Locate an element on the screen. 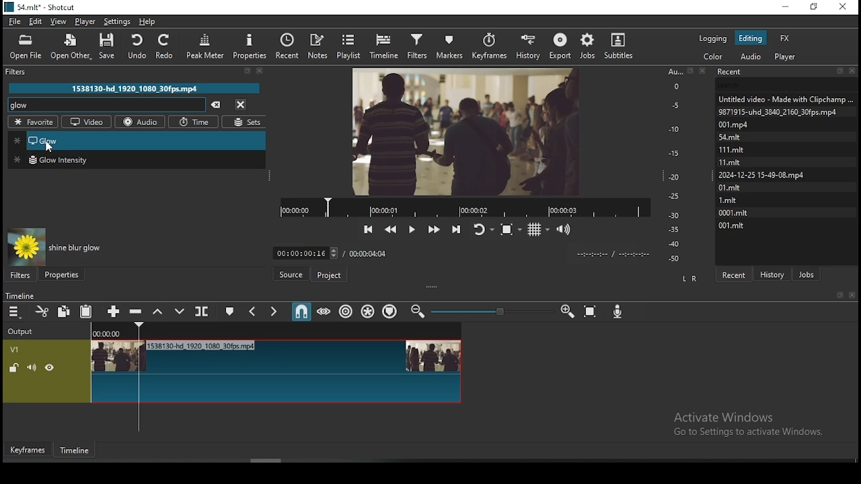 This screenshot has height=484, width=861. clear search is located at coordinates (215, 106).